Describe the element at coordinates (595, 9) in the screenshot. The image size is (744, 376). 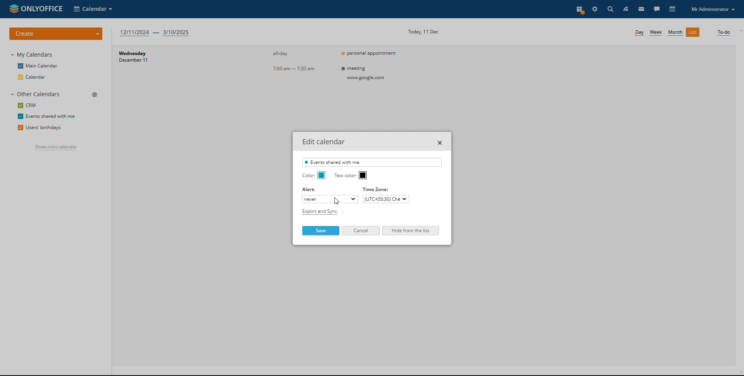
I see `settings` at that location.